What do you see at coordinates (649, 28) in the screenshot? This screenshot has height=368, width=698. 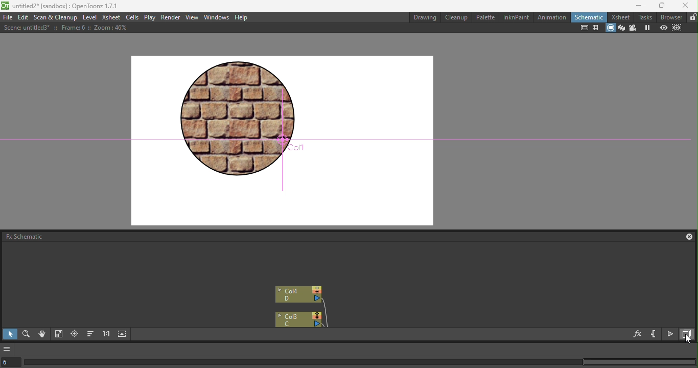 I see `Freeze` at bounding box center [649, 28].